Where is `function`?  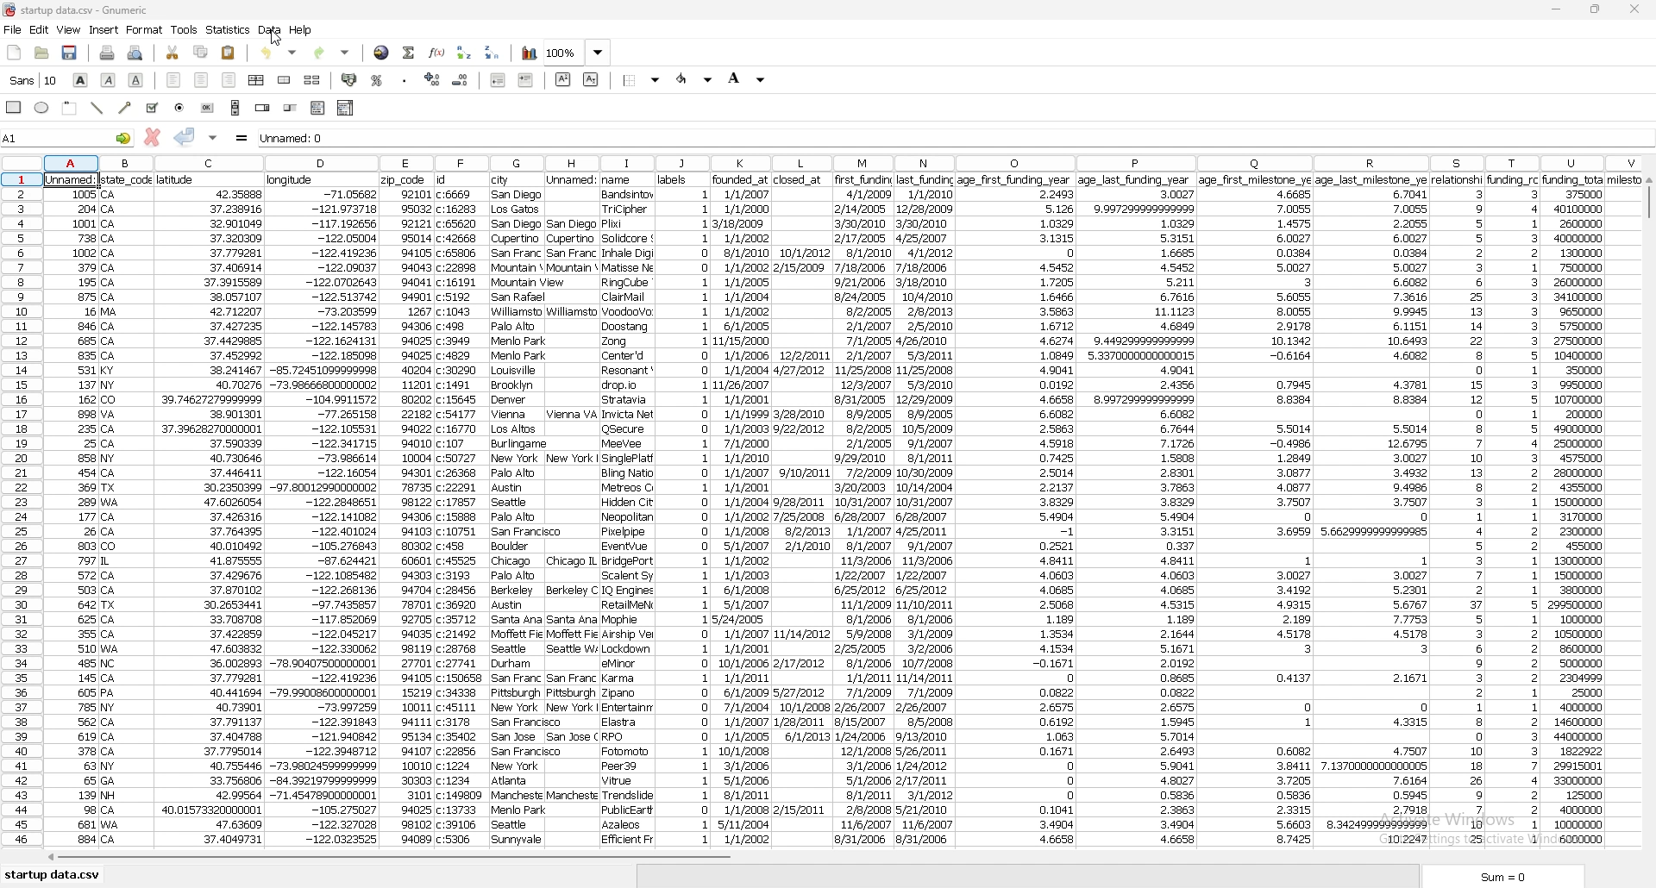
function is located at coordinates (436, 53).